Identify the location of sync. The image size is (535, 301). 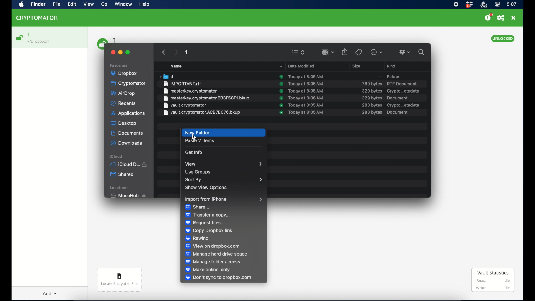
(281, 84).